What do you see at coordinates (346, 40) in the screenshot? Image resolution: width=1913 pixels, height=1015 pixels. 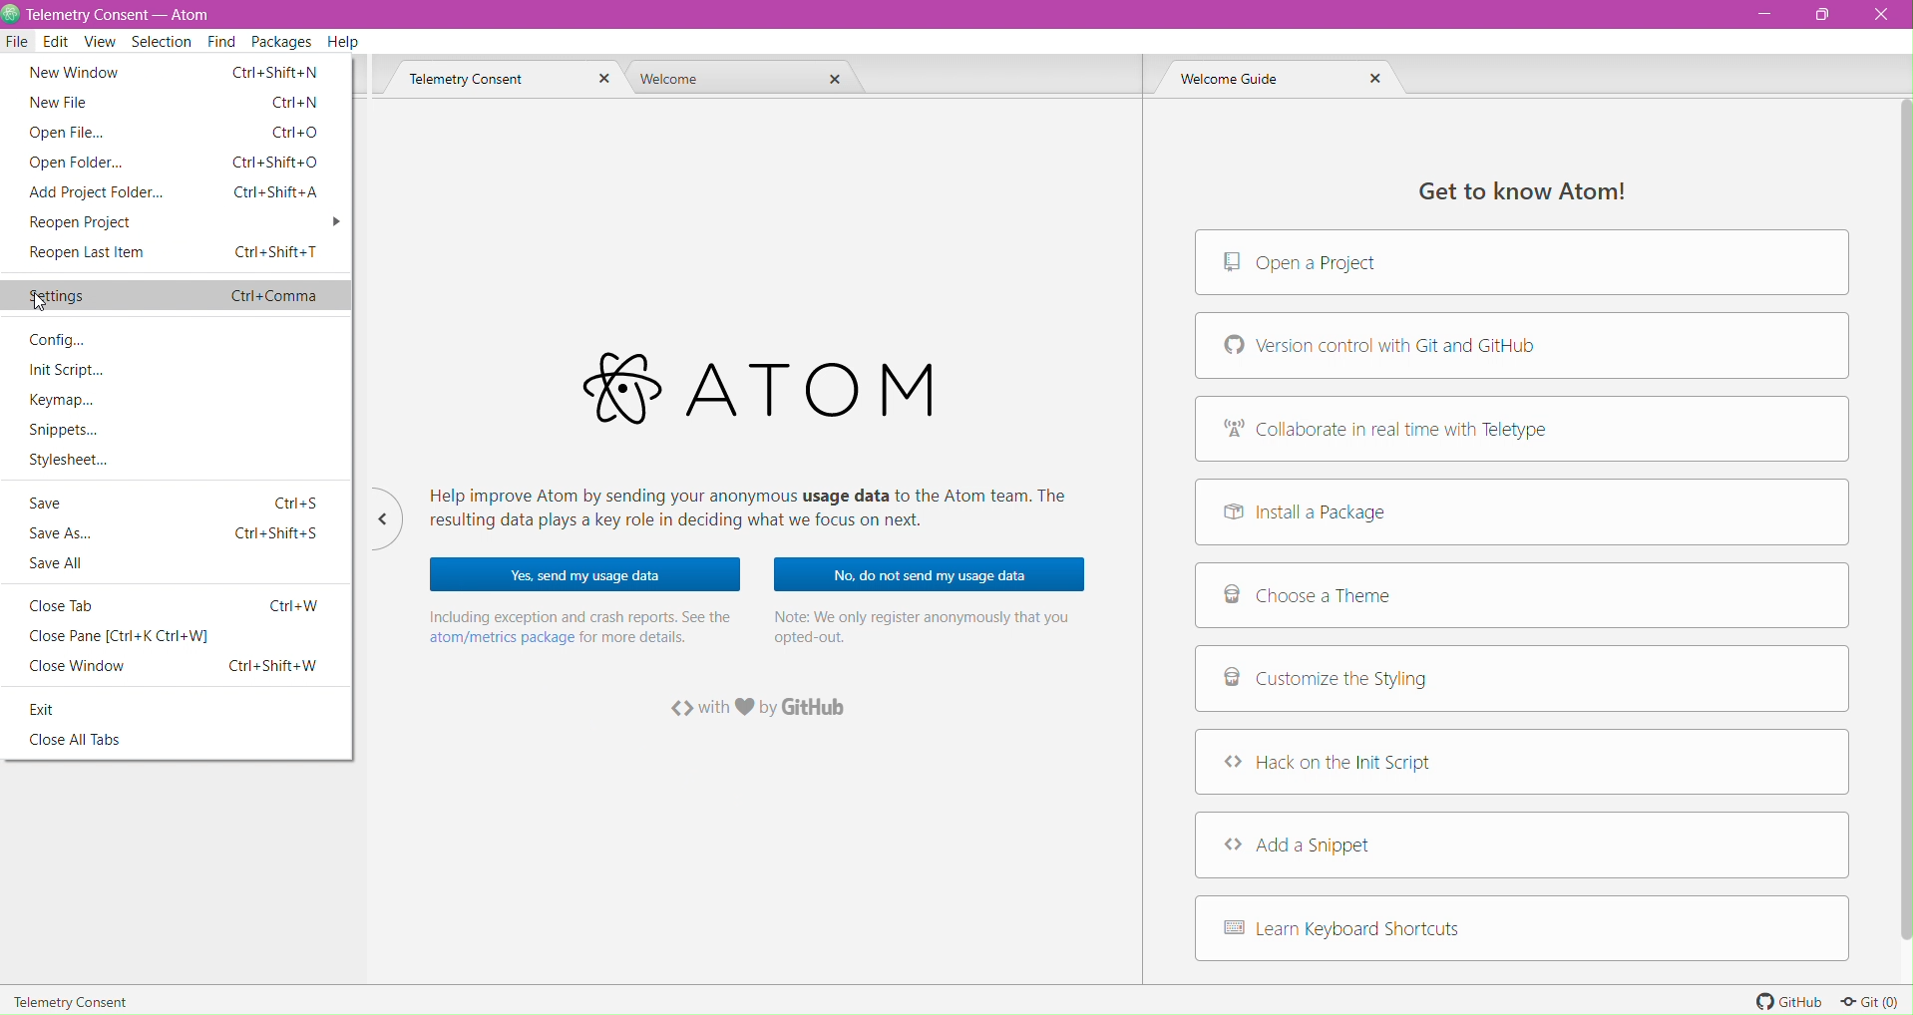 I see `Help` at bounding box center [346, 40].